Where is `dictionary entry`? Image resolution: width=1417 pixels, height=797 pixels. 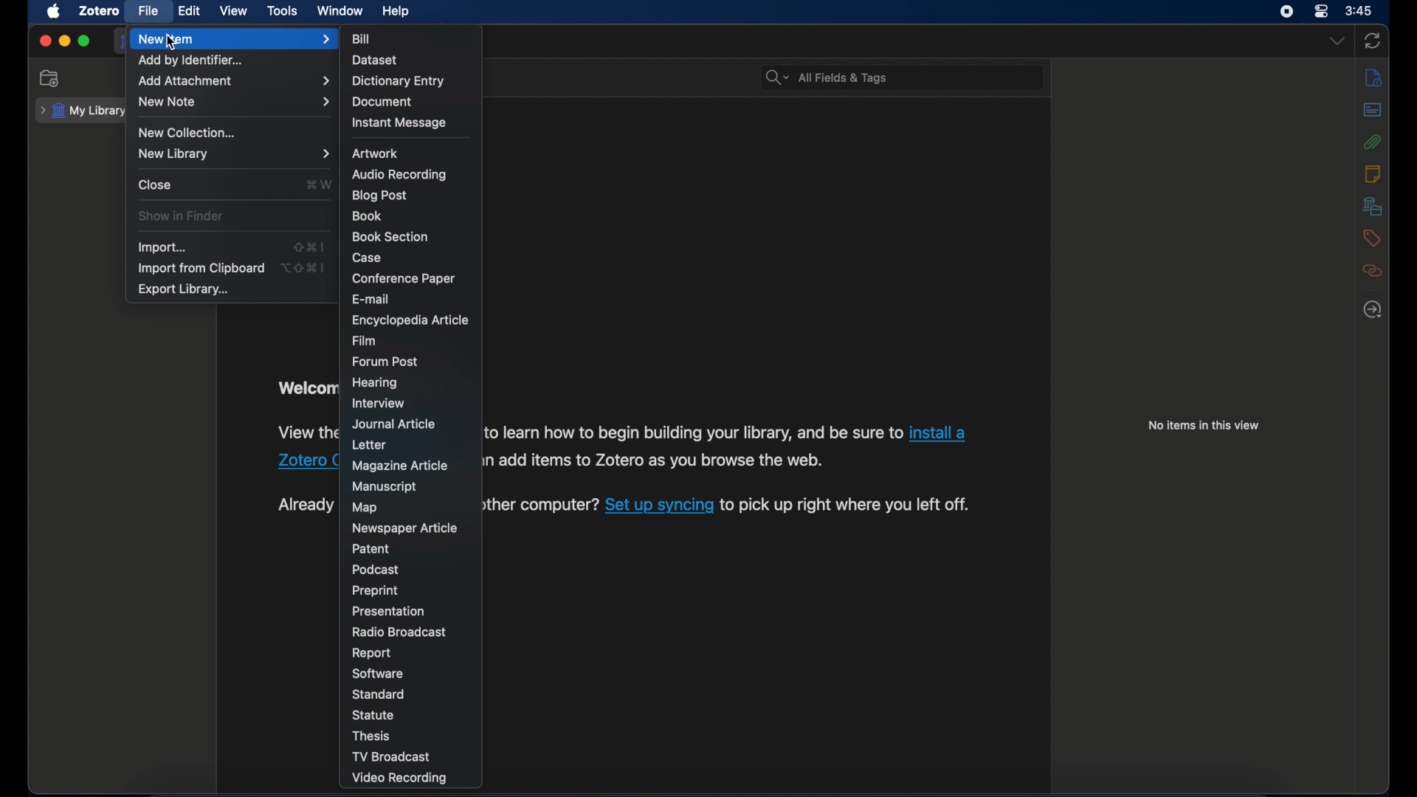
dictionary entry is located at coordinates (398, 80).